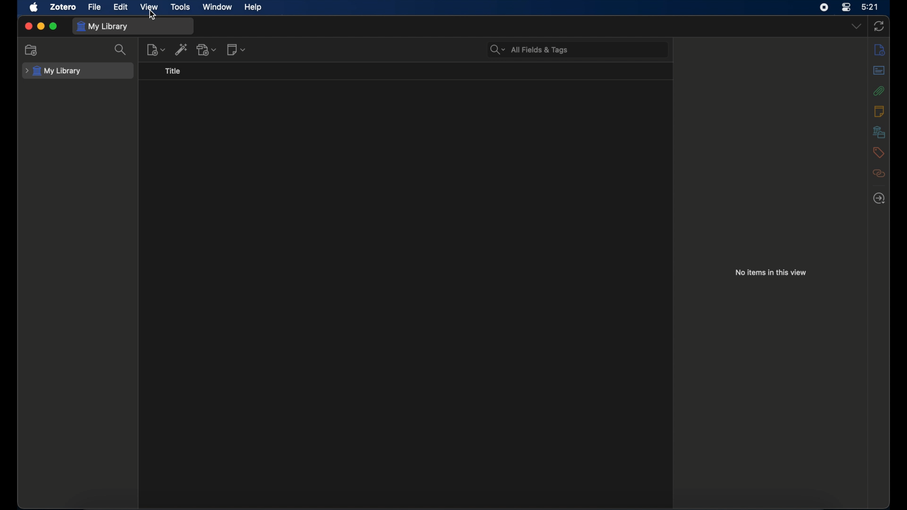 The height and width of the screenshot is (510, 907). I want to click on attachments, so click(879, 90).